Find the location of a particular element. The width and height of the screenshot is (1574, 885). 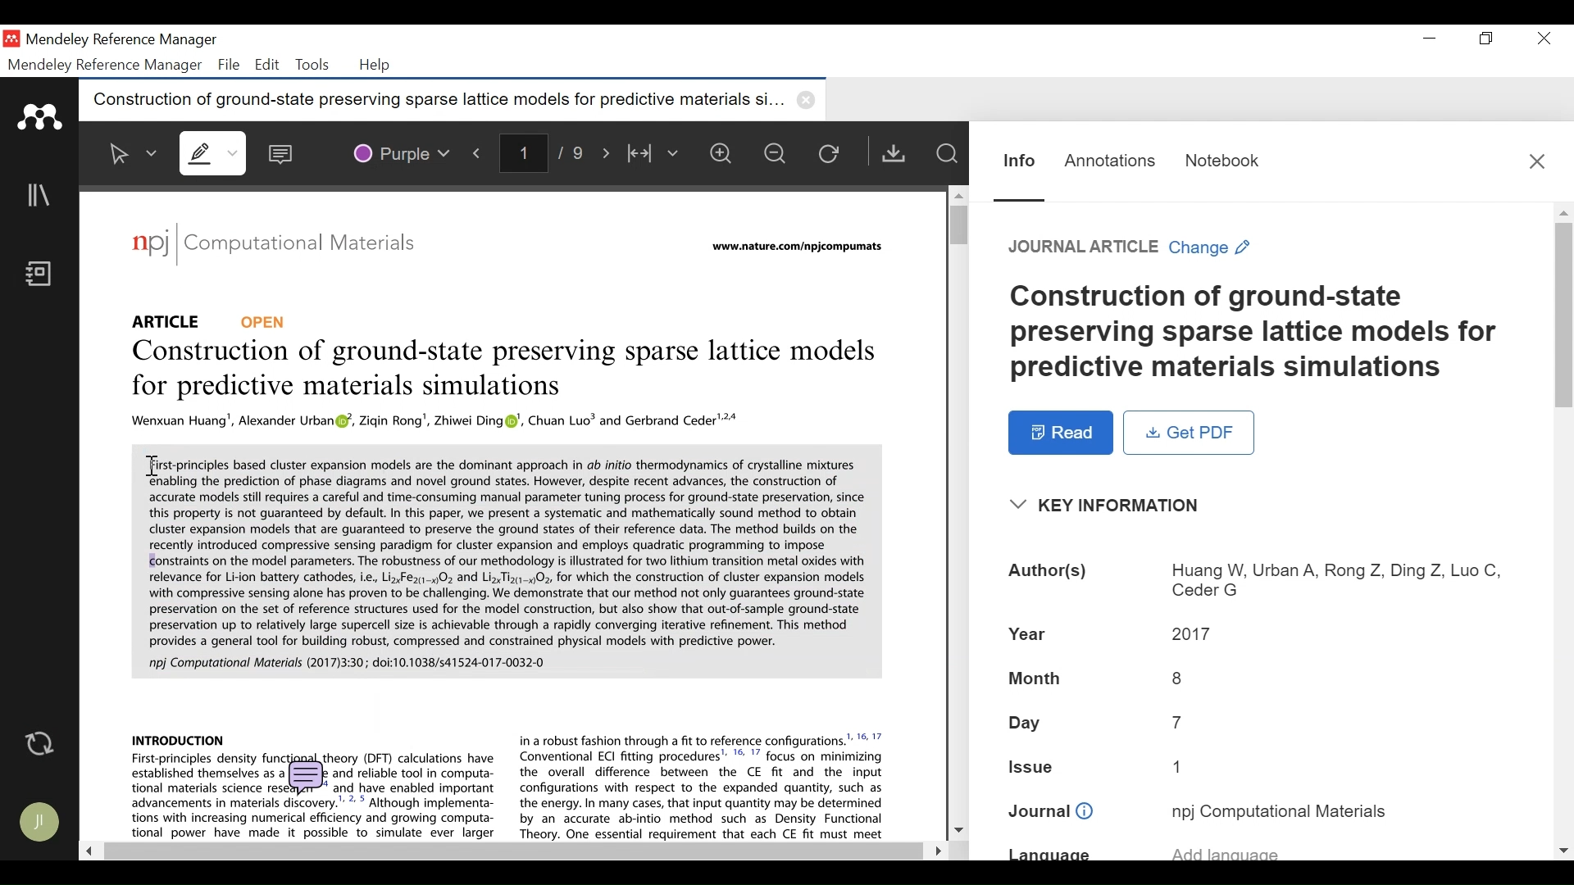

Journal is located at coordinates (312, 246).